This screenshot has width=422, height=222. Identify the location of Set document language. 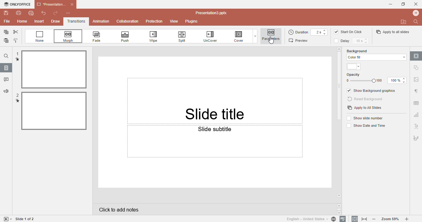
(311, 219).